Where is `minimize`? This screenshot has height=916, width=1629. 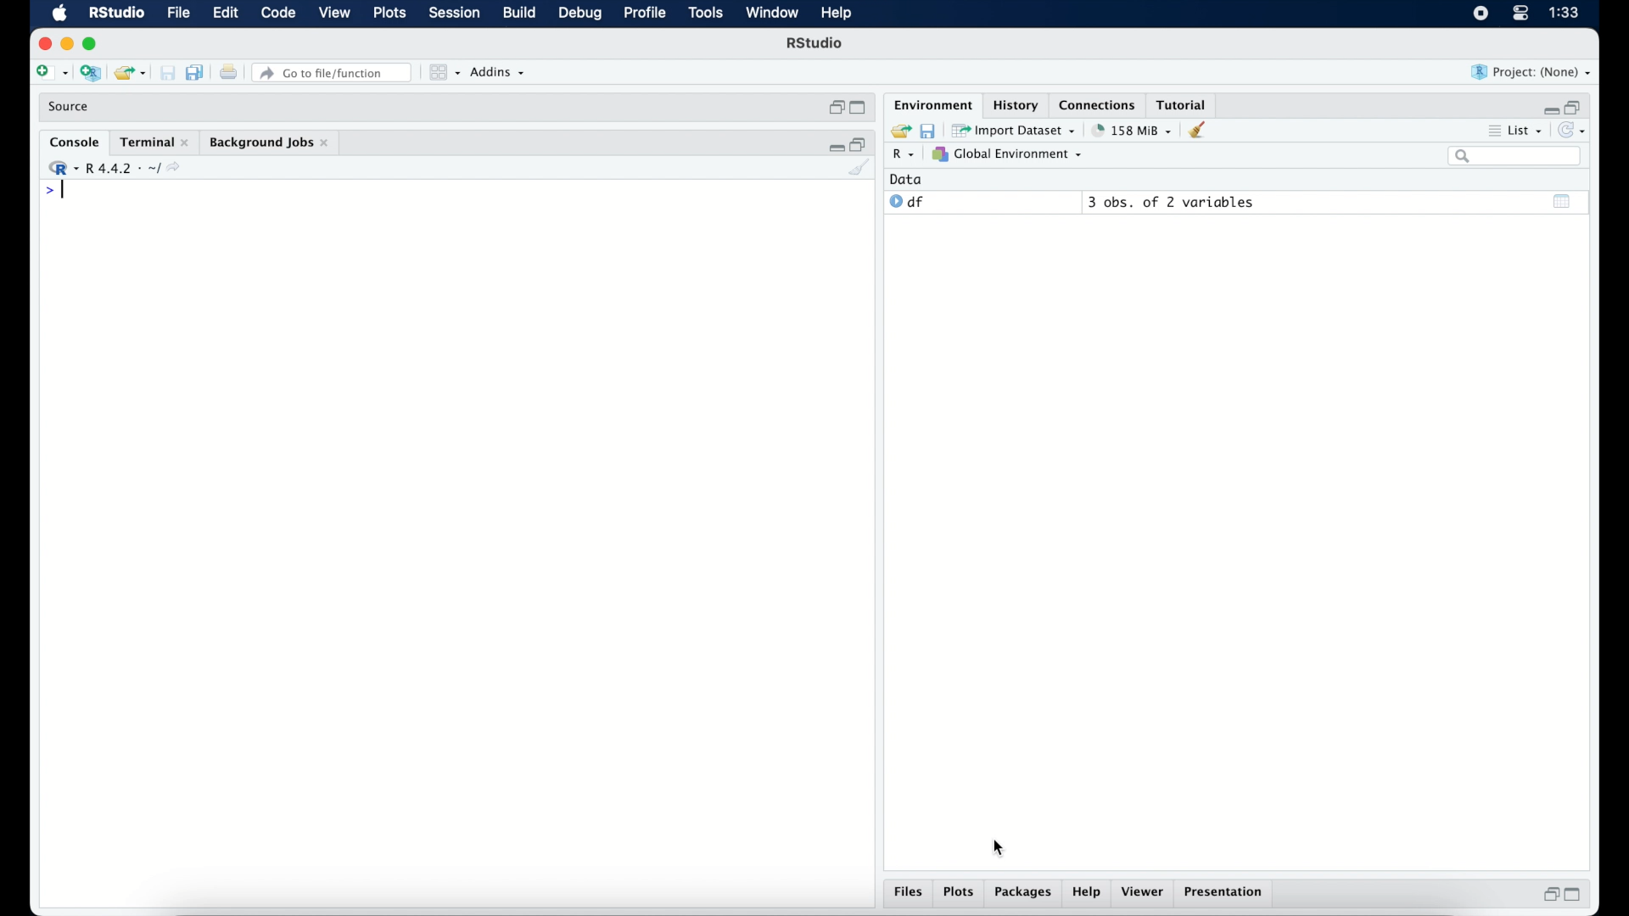 minimize is located at coordinates (834, 147).